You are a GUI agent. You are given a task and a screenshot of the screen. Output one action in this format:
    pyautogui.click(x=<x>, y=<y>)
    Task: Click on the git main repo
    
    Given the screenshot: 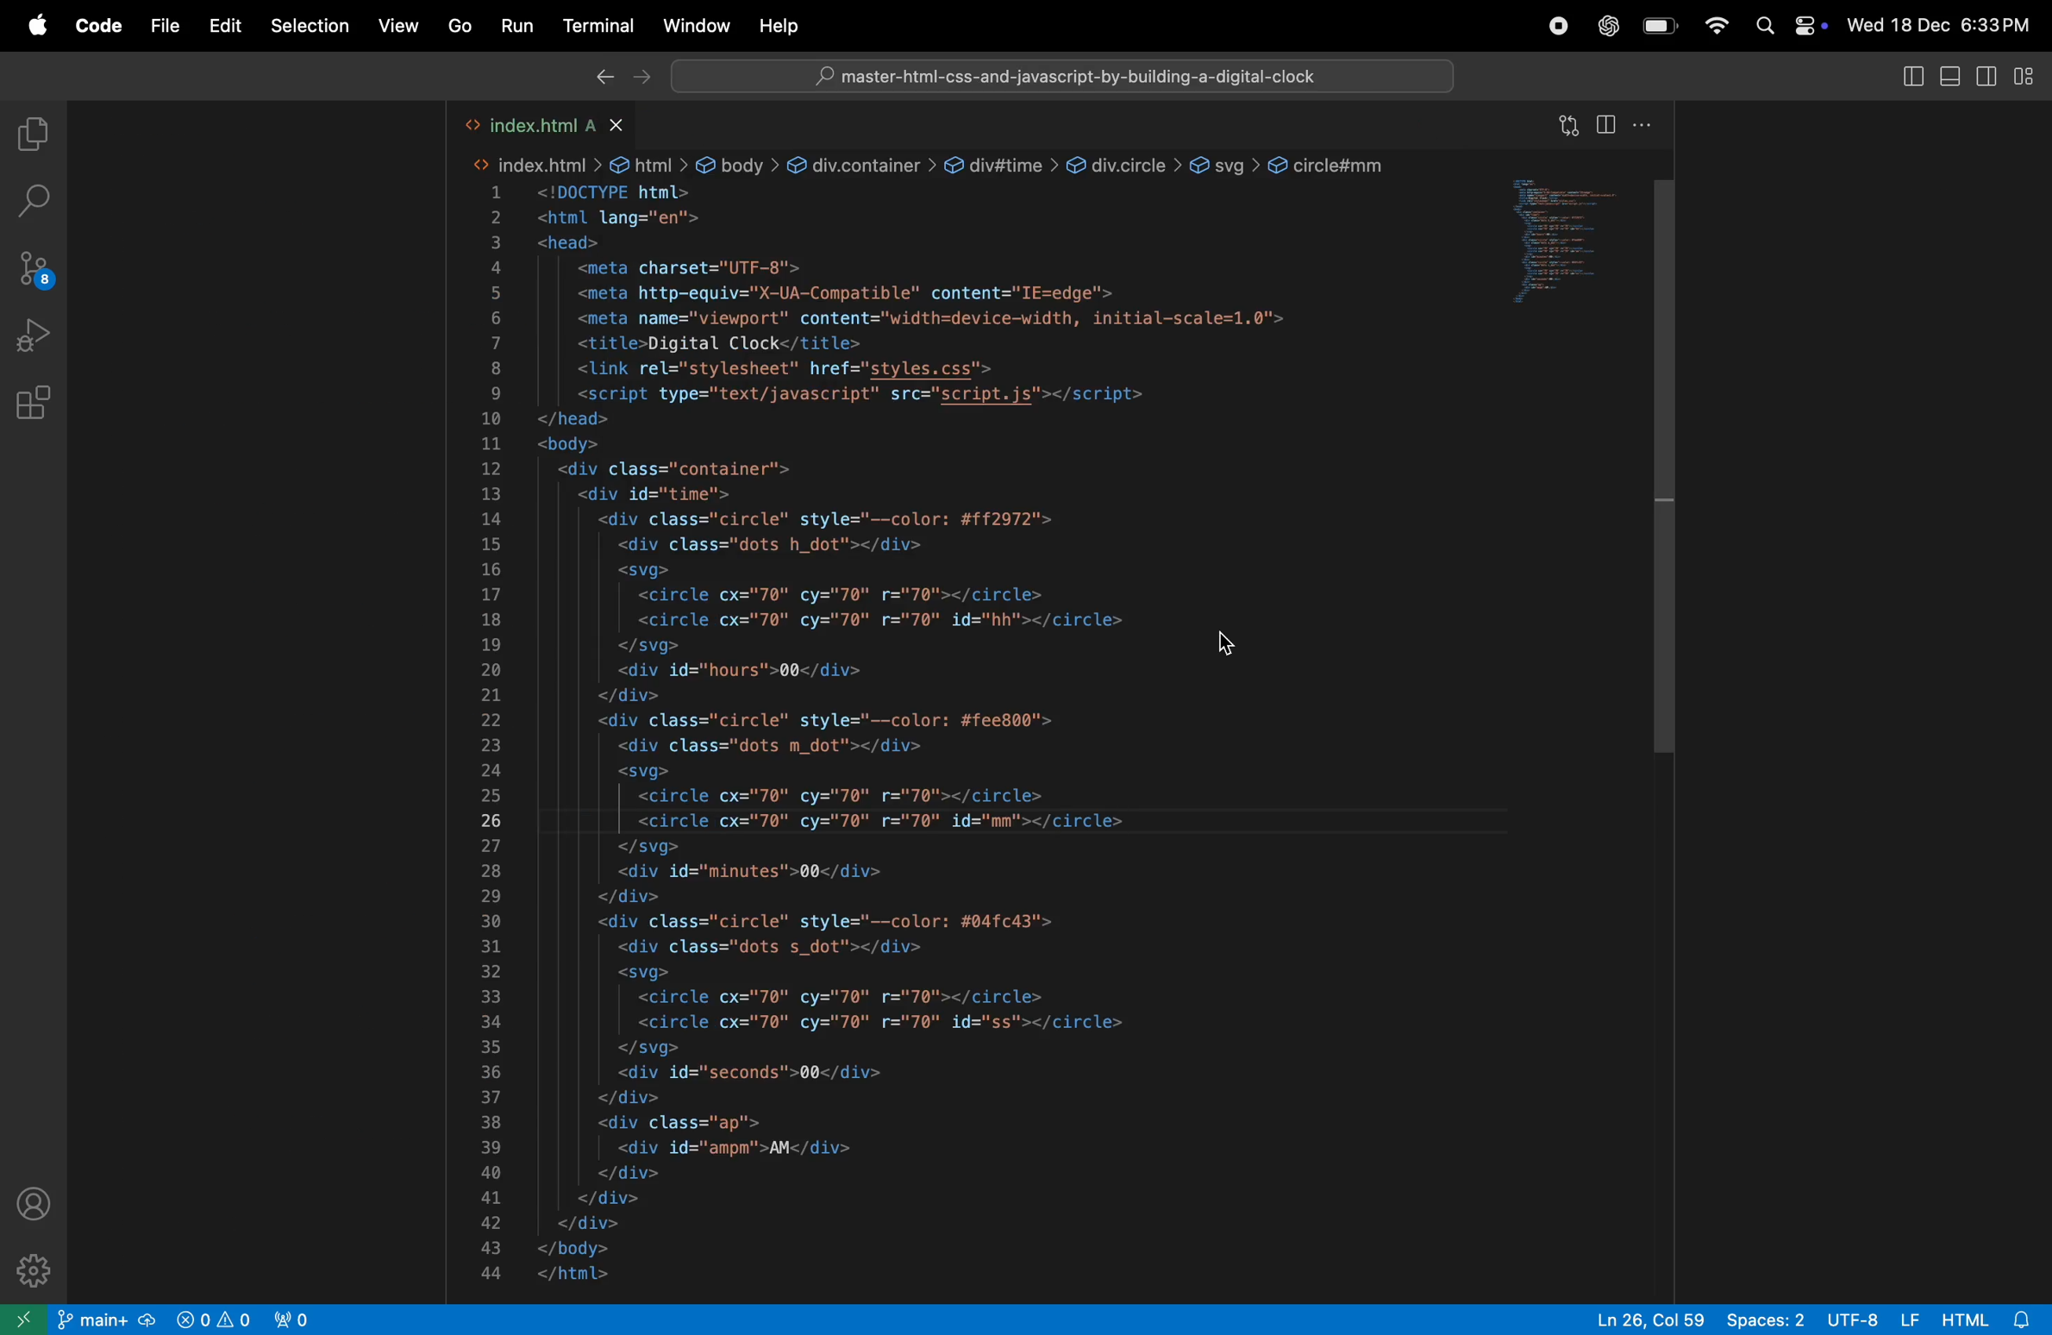 What is the action you would take?
    pyautogui.click(x=108, y=1319)
    